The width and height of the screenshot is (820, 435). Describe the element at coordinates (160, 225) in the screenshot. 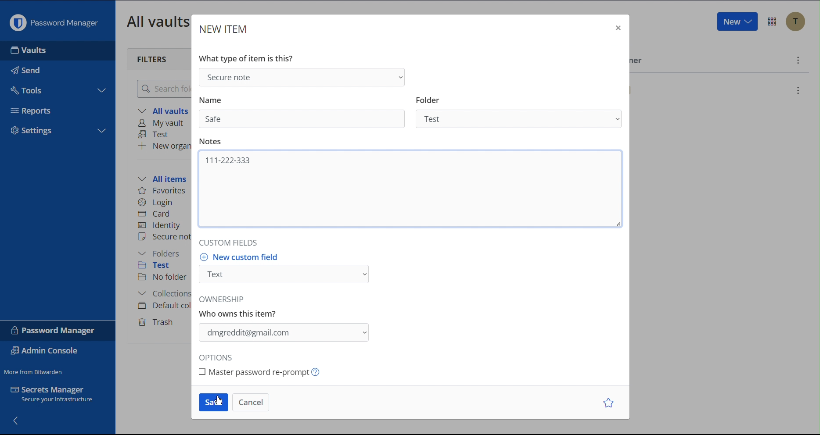

I see `Identity` at that location.